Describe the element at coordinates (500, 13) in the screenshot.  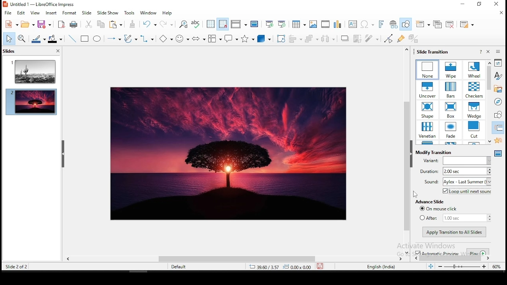
I see `close` at that location.